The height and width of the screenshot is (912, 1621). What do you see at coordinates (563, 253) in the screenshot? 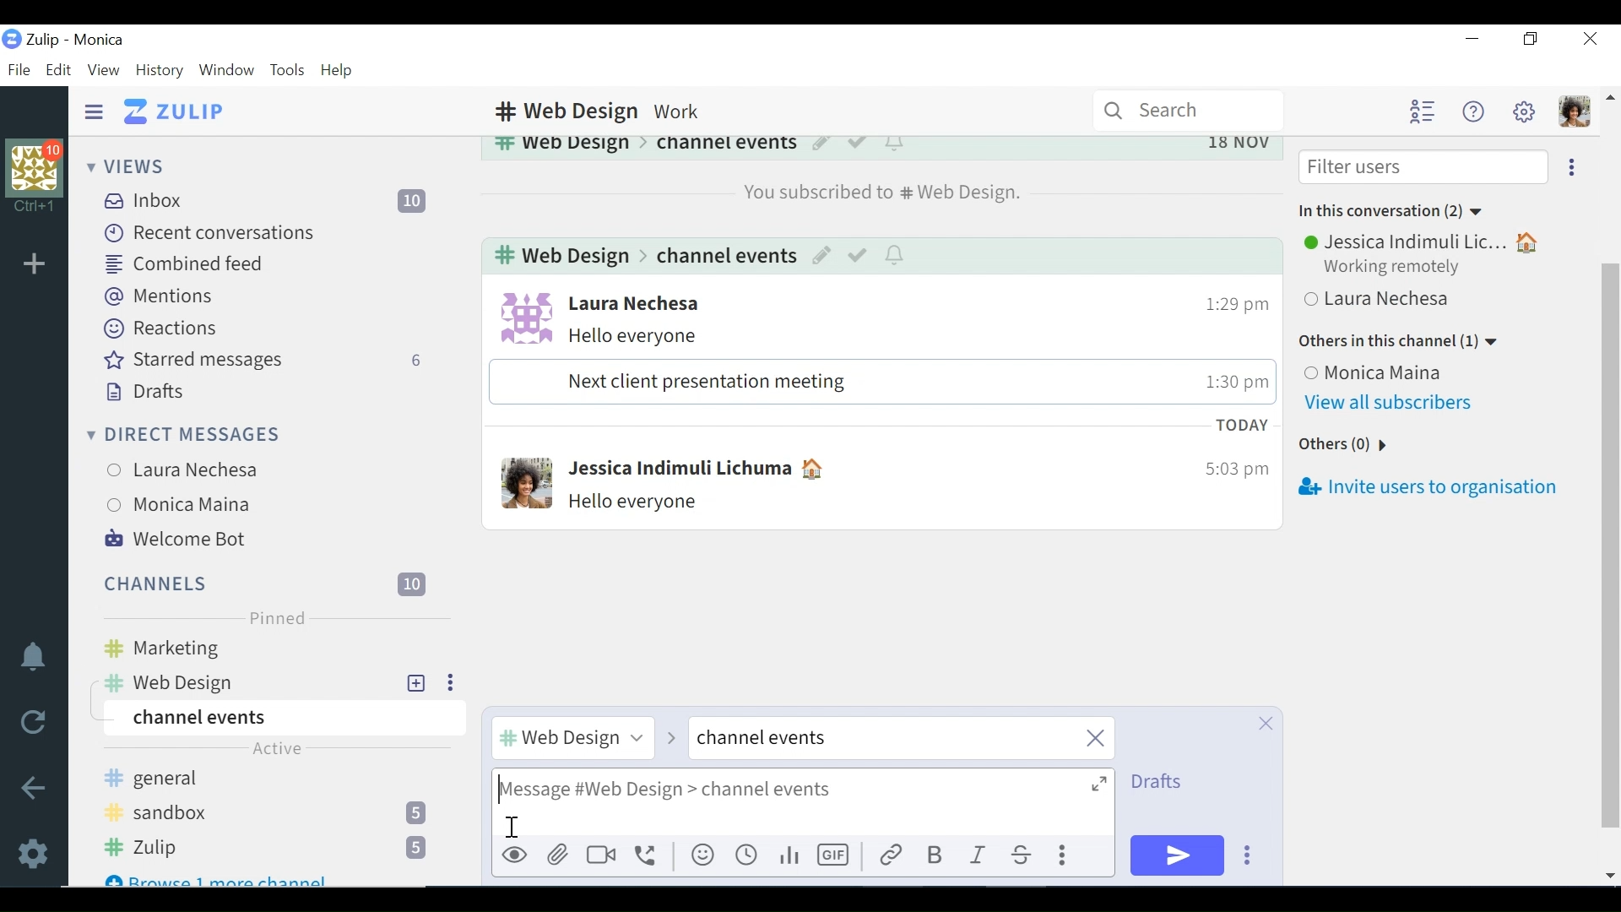
I see `web design channel` at bounding box center [563, 253].